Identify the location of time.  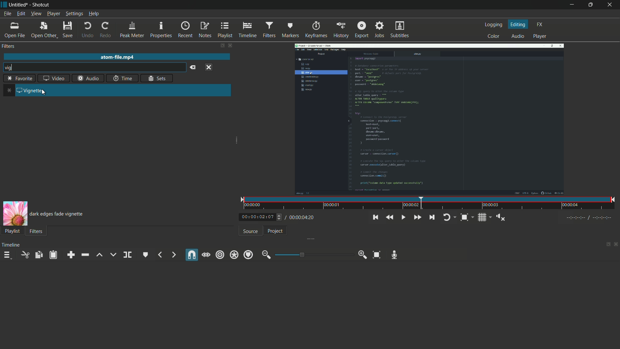
(122, 78).